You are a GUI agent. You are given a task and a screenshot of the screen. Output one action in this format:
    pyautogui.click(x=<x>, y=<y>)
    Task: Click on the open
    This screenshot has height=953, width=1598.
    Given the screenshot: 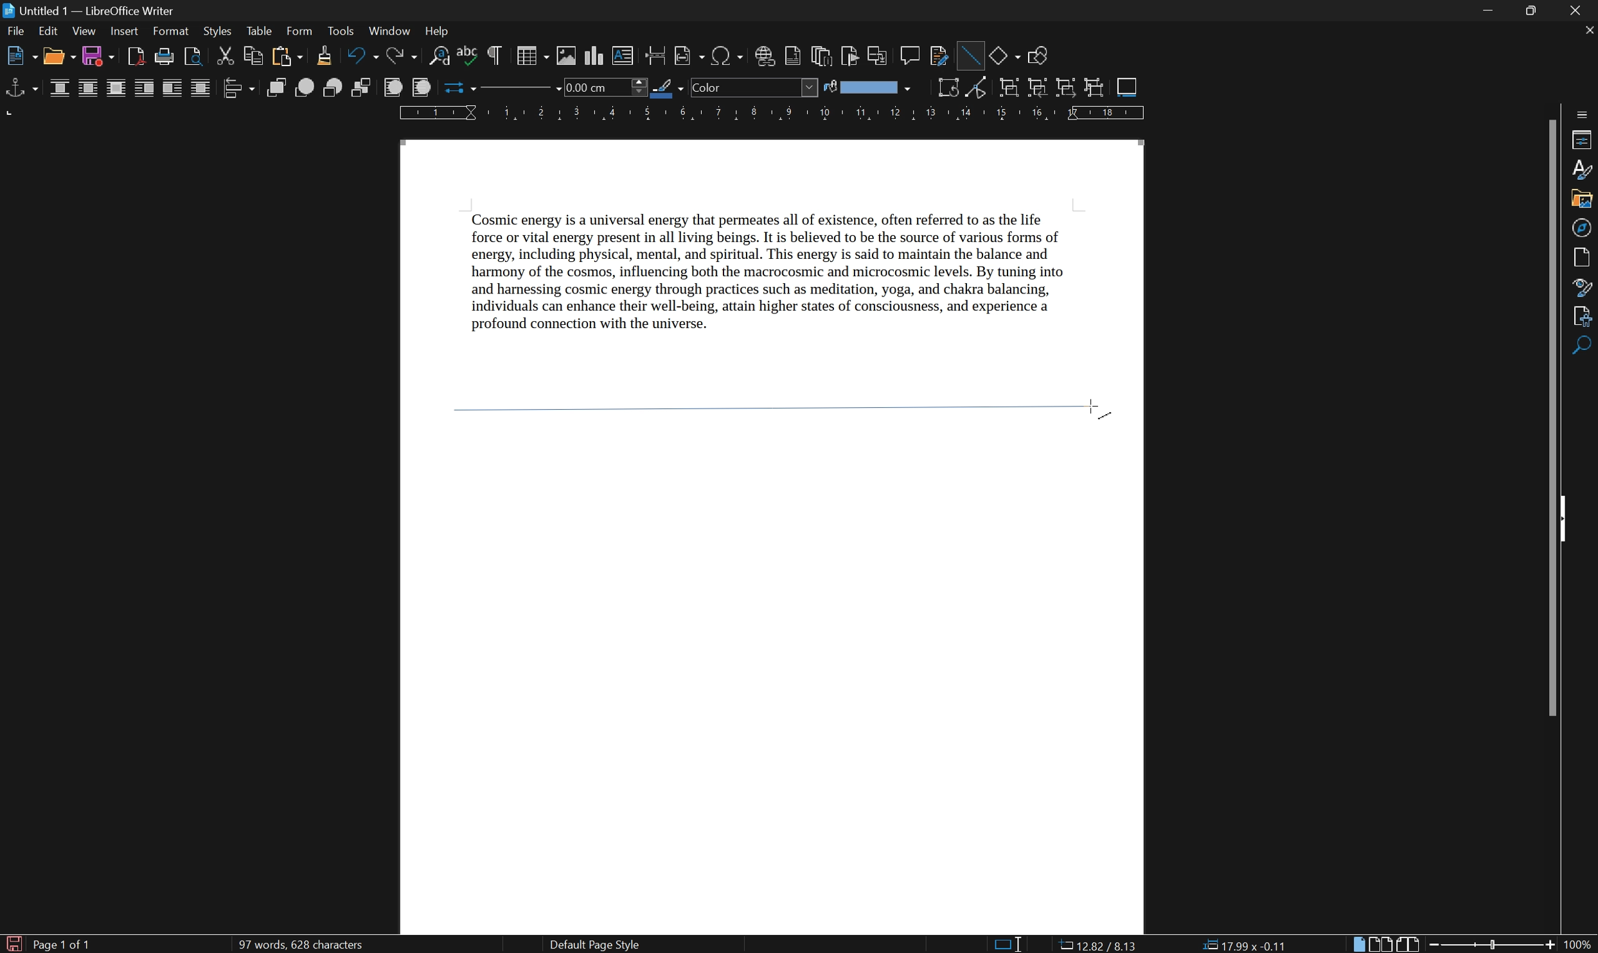 What is the action you would take?
    pyautogui.click(x=60, y=57)
    